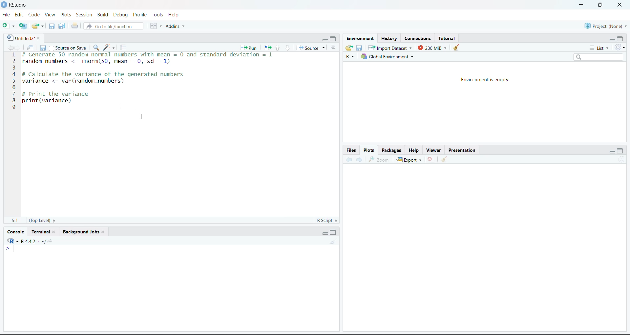 The height and width of the screenshot is (335, 630). I want to click on save, so click(360, 48).